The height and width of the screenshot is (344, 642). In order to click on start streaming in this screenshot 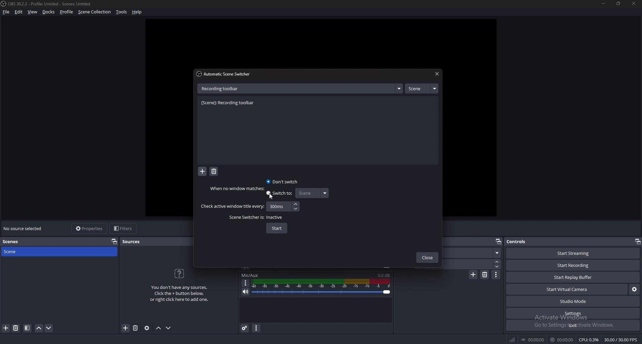, I will do `click(574, 253)`.